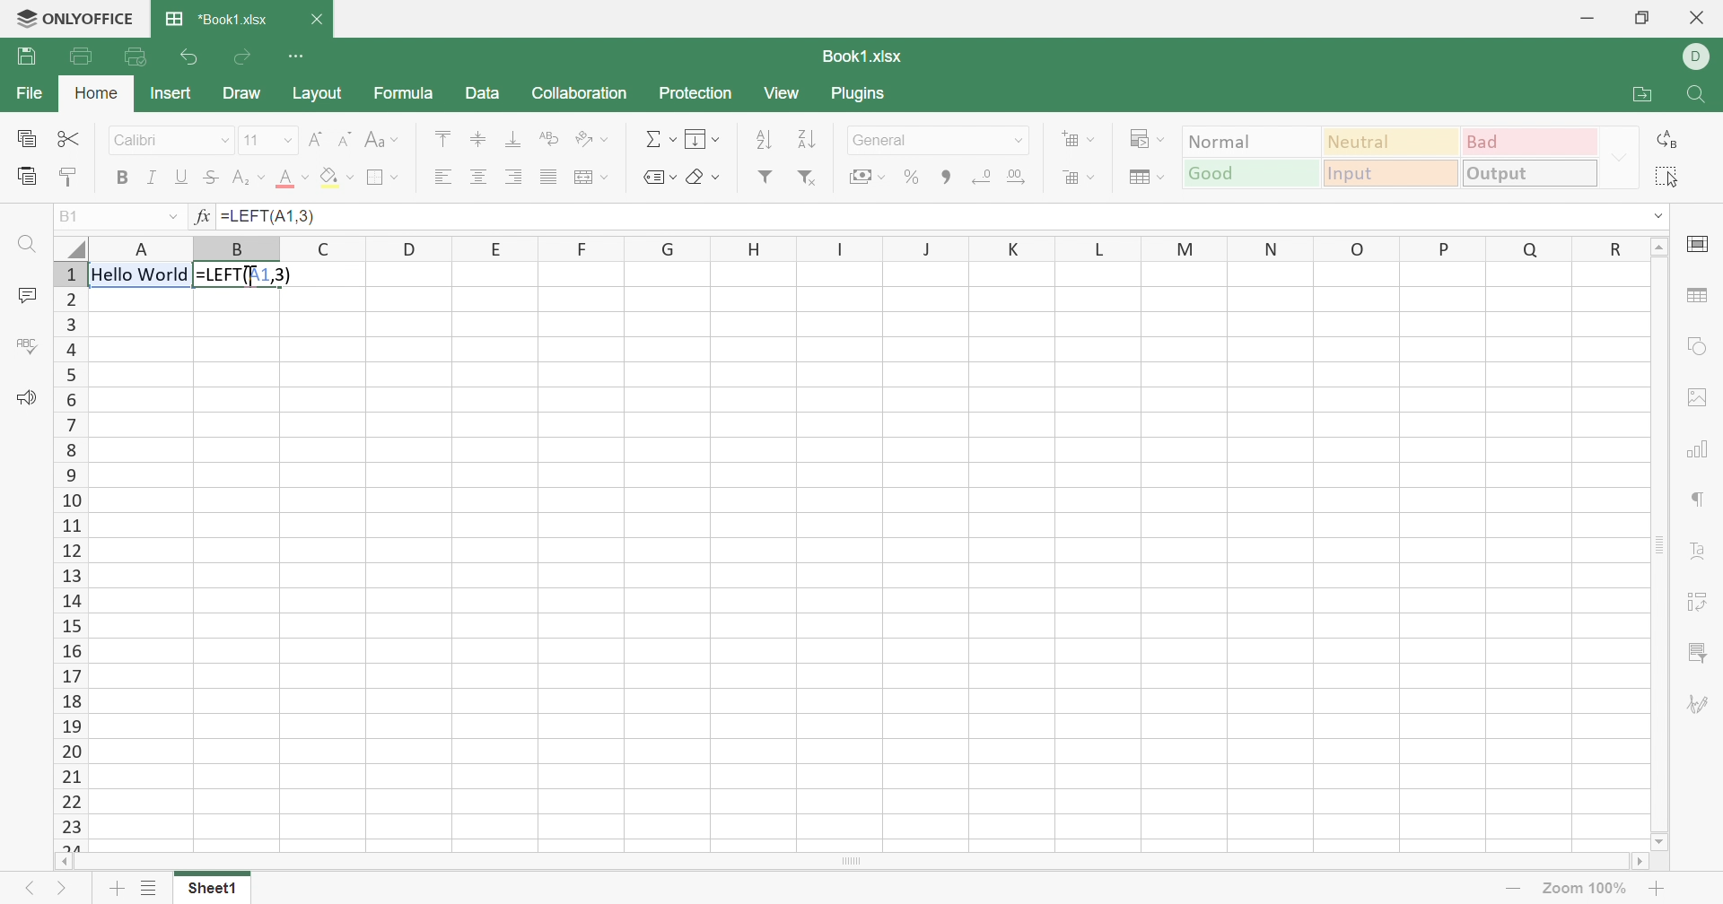  Describe the element at coordinates (1702, 396) in the screenshot. I see `Image settings` at that location.